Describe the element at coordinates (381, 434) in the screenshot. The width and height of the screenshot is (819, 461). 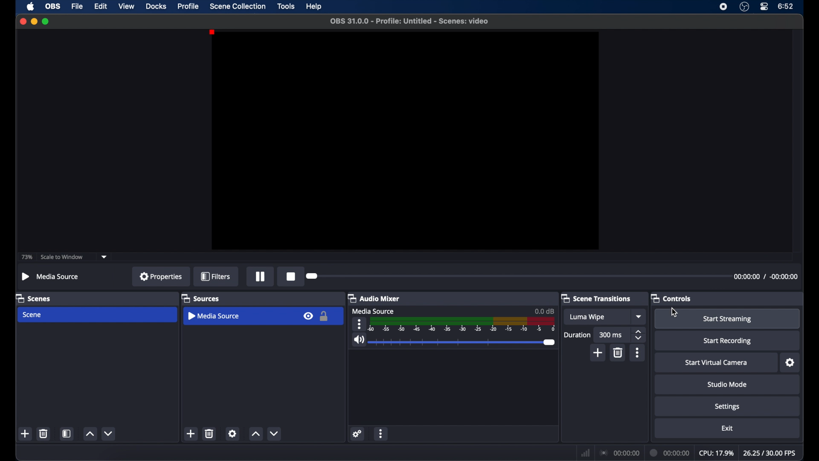
I see `more options` at that location.